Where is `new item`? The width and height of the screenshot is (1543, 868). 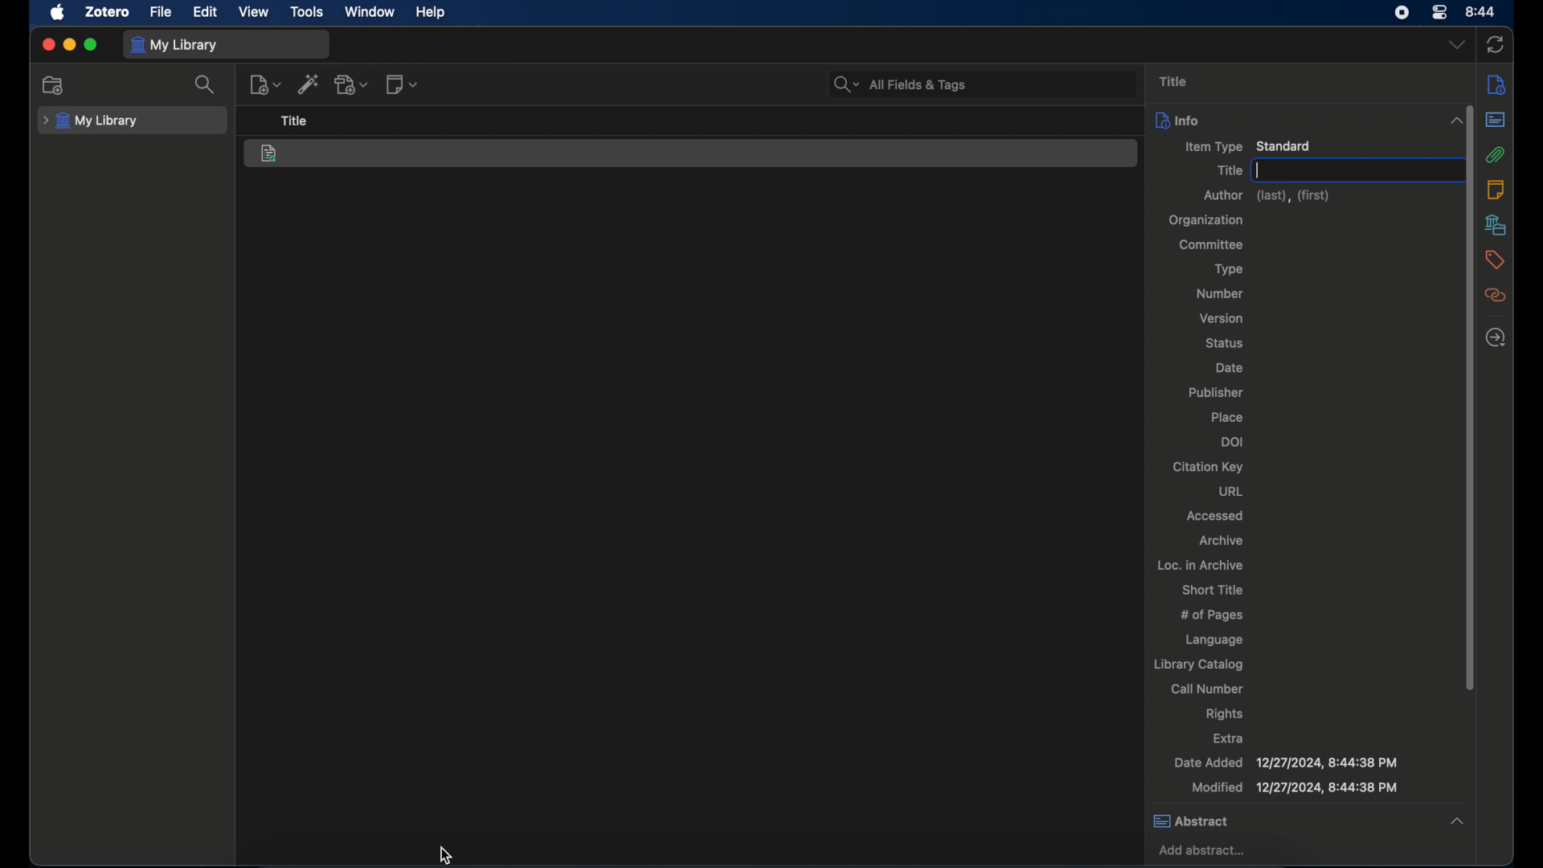
new item is located at coordinates (265, 85).